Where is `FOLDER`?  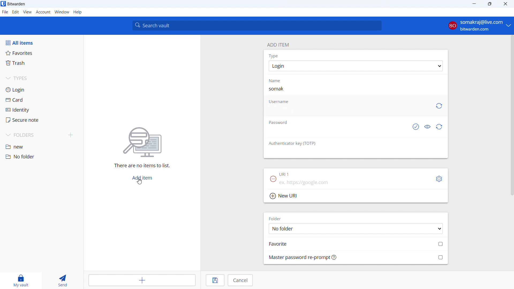
FOLDER is located at coordinates (277, 218).